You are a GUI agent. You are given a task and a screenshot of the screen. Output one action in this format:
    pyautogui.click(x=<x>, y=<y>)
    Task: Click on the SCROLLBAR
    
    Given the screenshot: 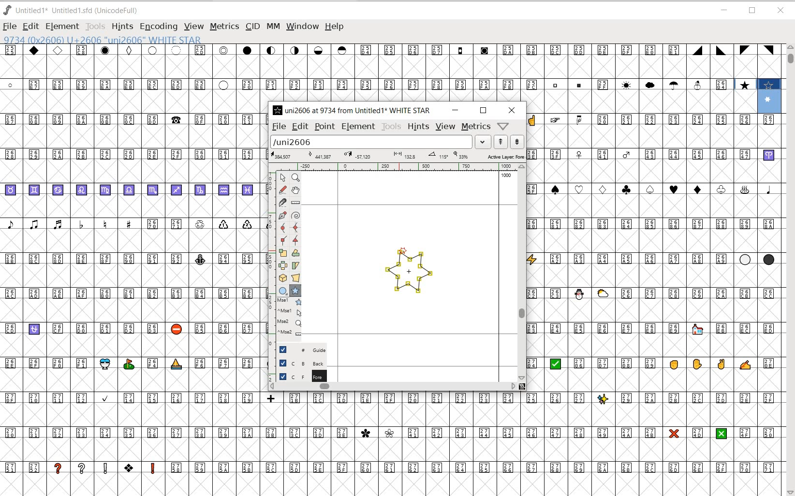 What is the action you would take?
    pyautogui.click(x=789, y=270)
    